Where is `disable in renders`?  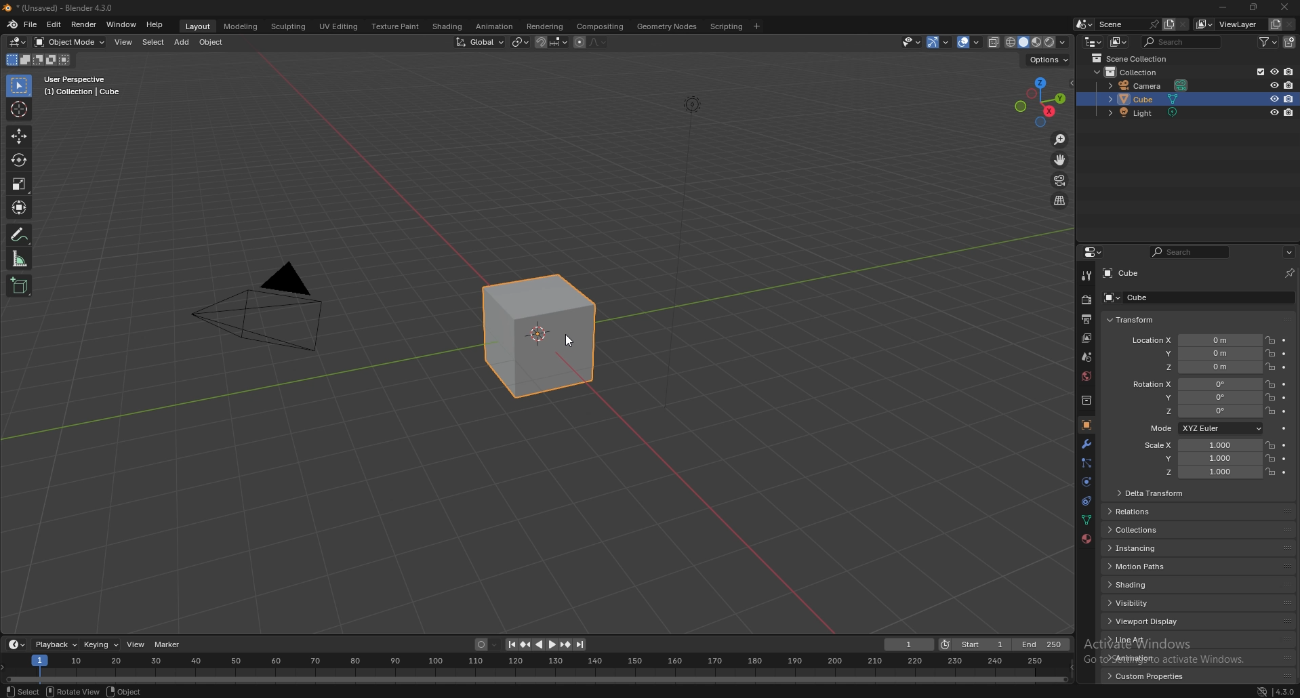 disable in renders is located at coordinates (1289, 112).